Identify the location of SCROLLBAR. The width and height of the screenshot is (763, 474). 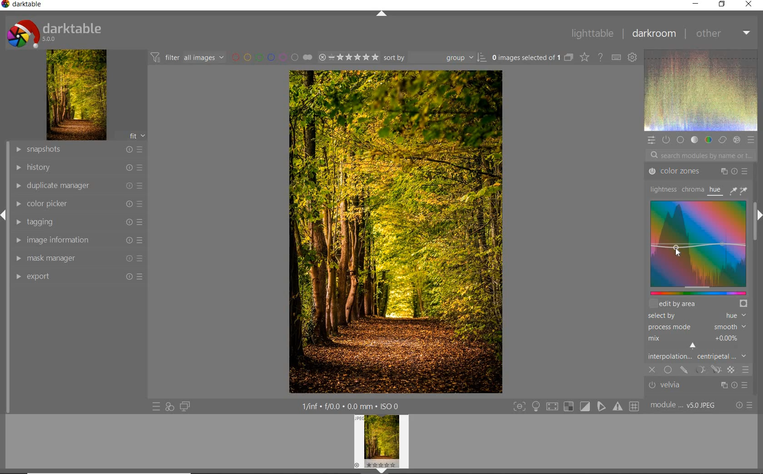
(757, 233).